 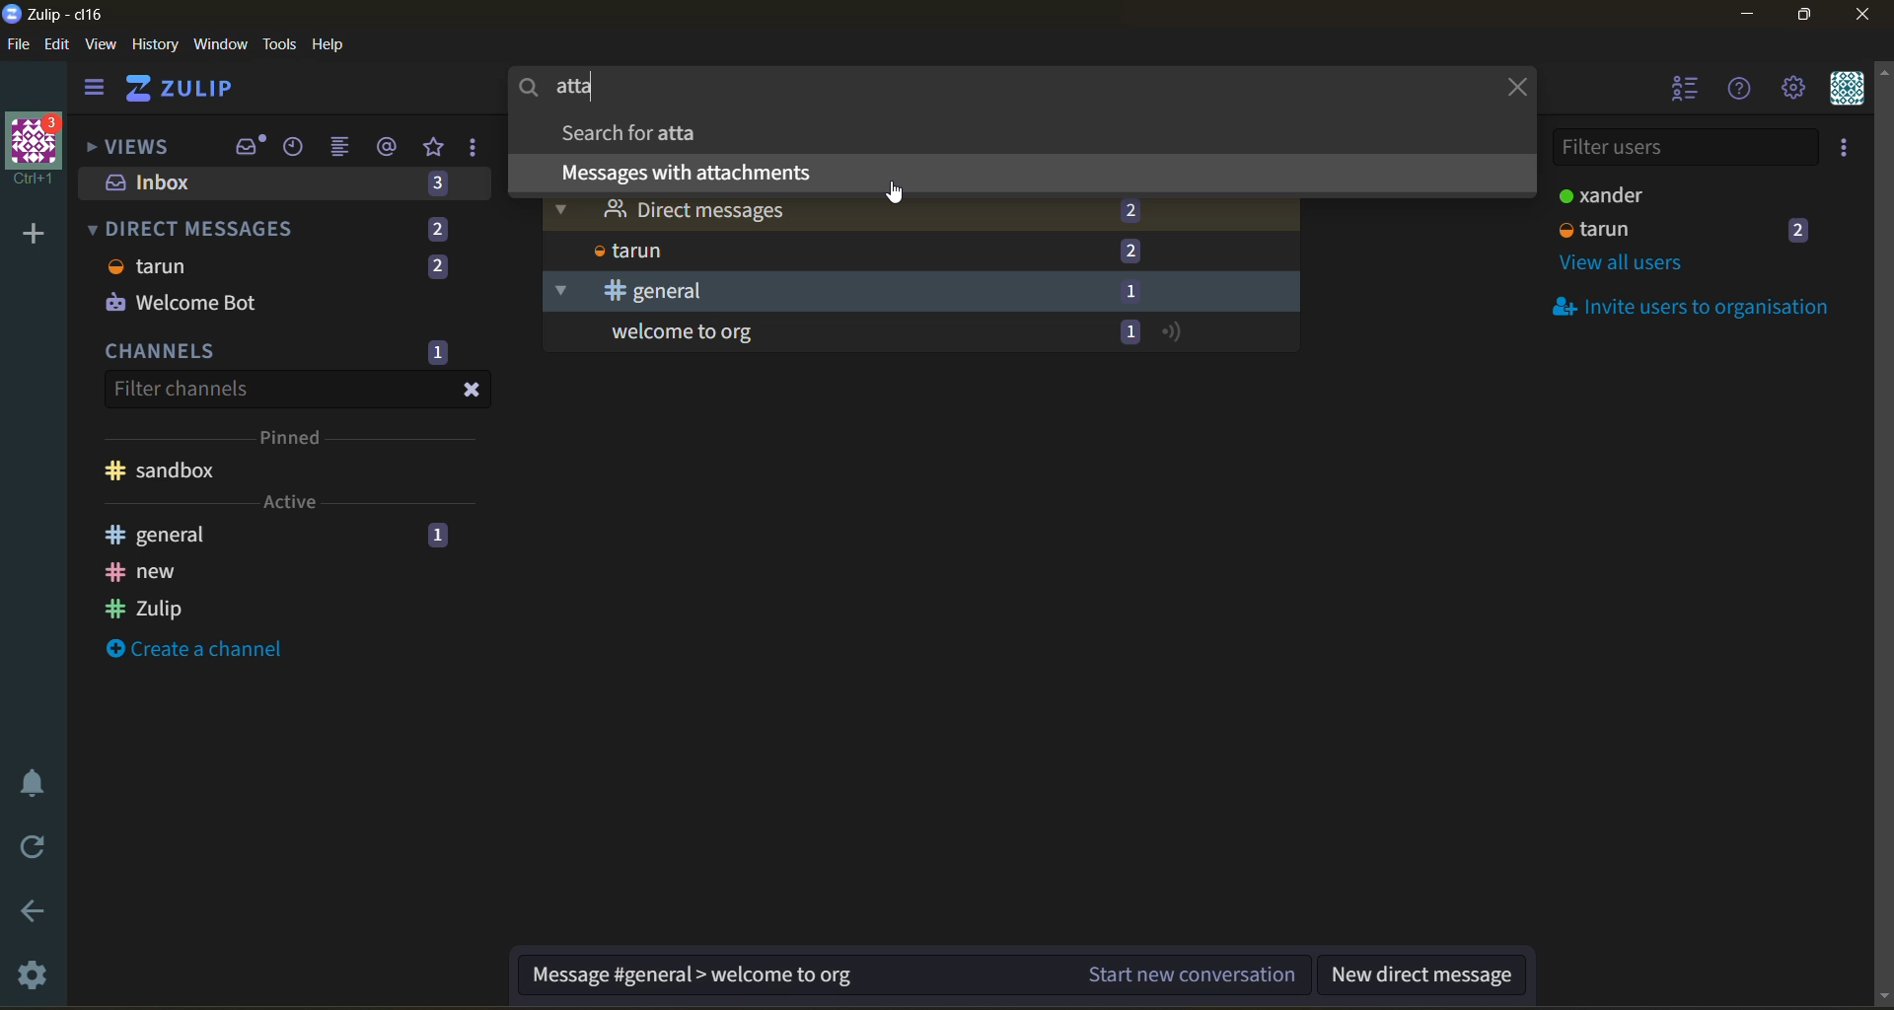 I want to click on # new, so click(x=145, y=573).